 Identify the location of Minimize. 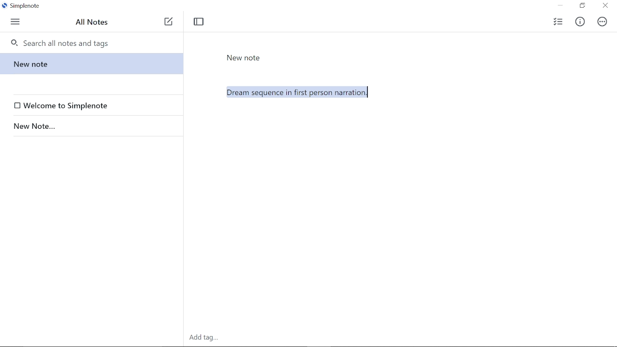
(560, 6).